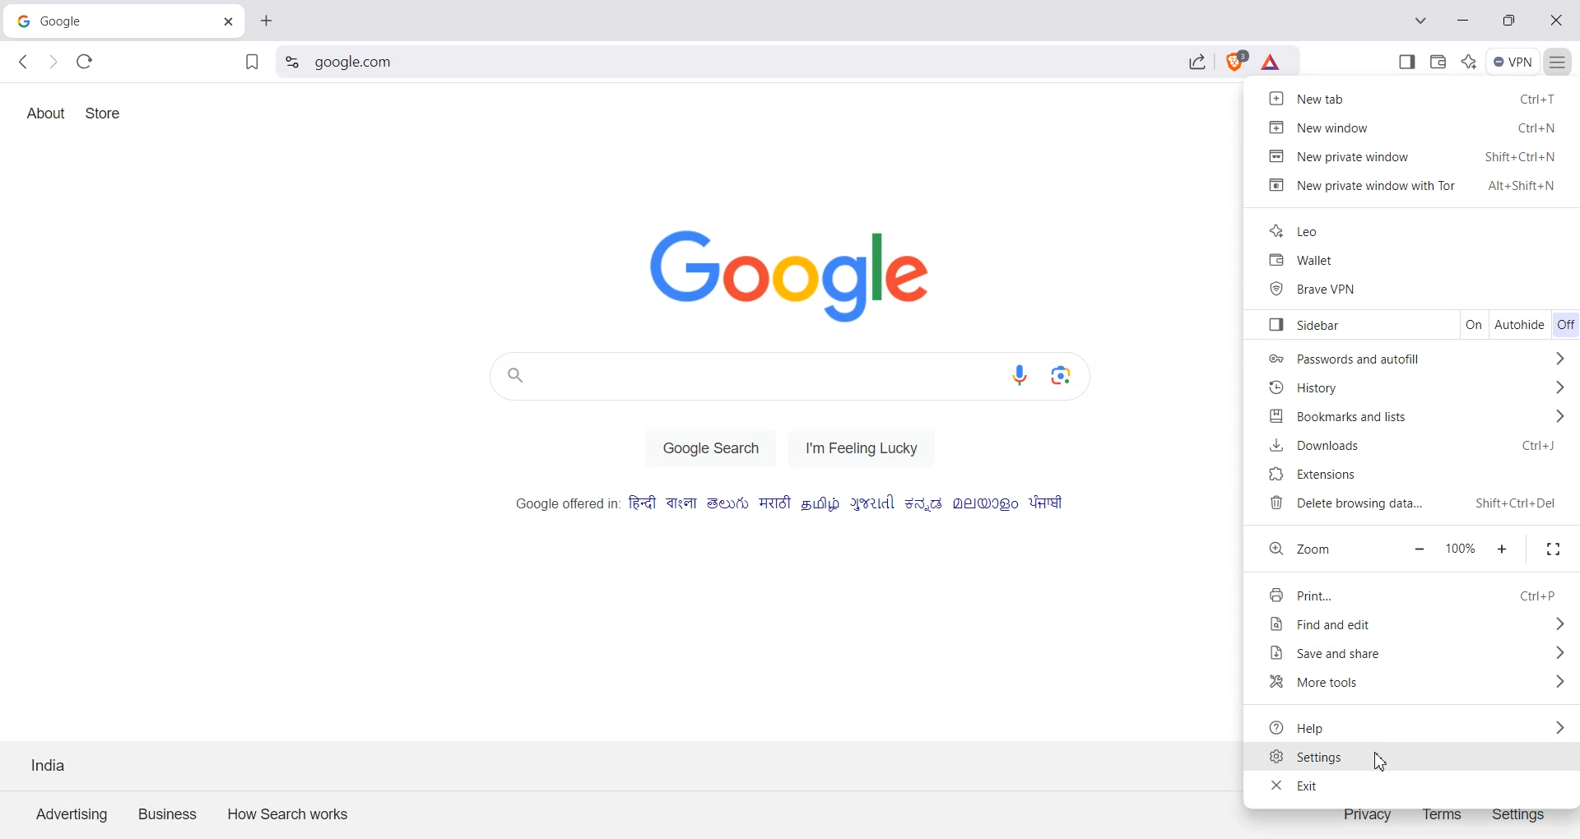 The image size is (1580, 839). What do you see at coordinates (49, 764) in the screenshot?
I see `India` at bounding box center [49, 764].